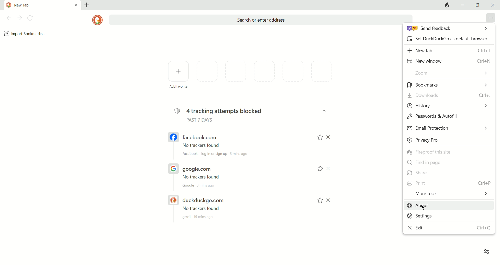 The width and height of the screenshot is (500, 265). I want to click on next, so click(20, 18).